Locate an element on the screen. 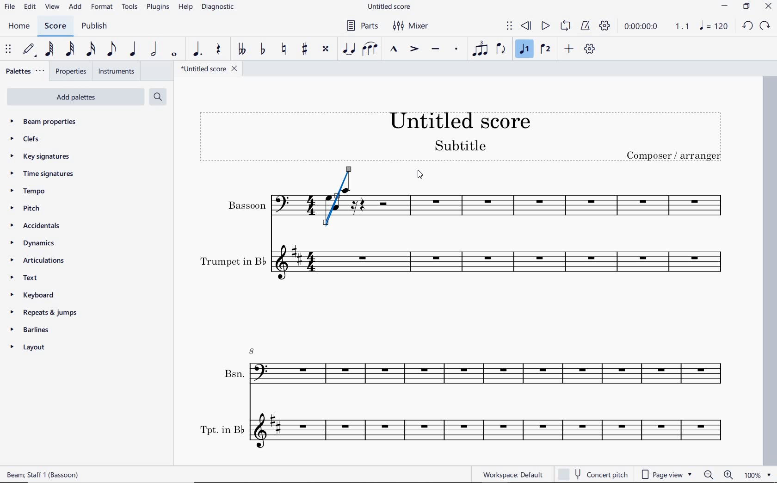  Bsn. is located at coordinates (472, 371).